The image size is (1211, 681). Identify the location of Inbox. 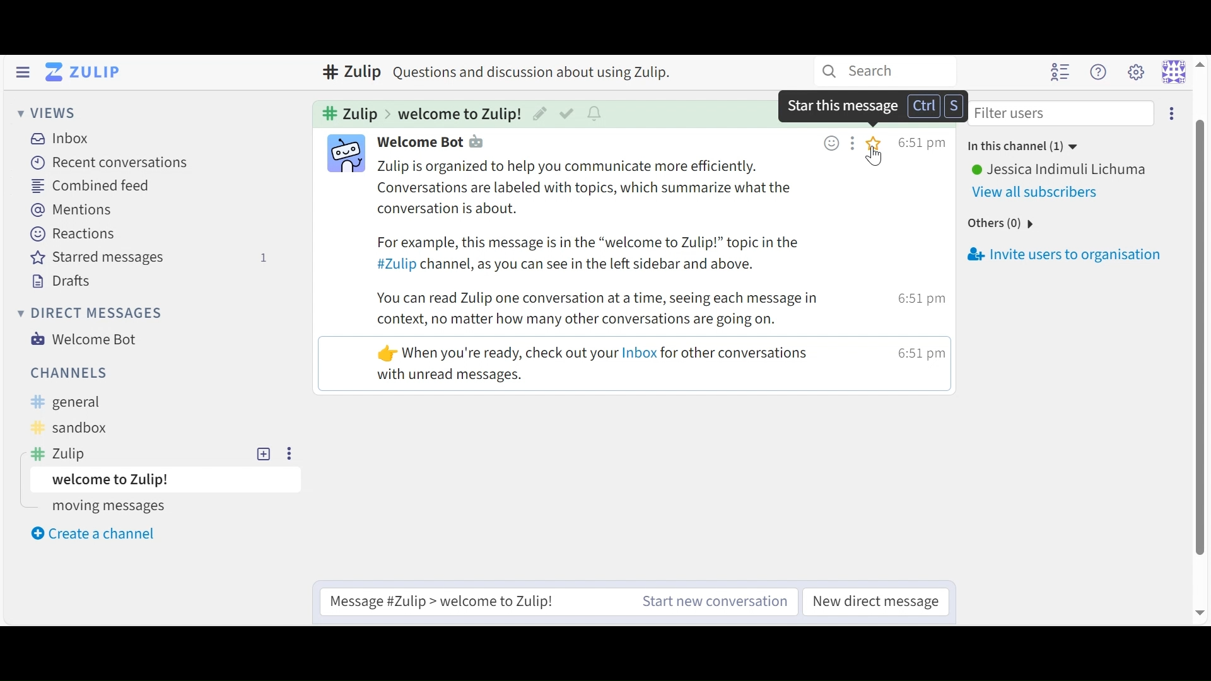
(59, 138).